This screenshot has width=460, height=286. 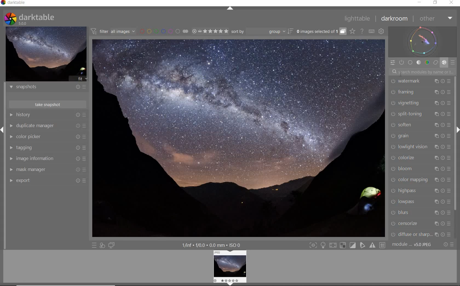 What do you see at coordinates (77, 115) in the screenshot?
I see `reset` at bounding box center [77, 115].